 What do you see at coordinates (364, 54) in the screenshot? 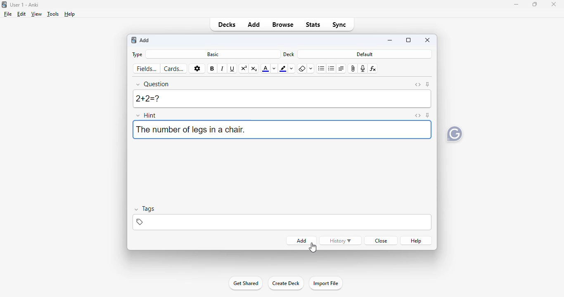
I see `default` at bounding box center [364, 54].